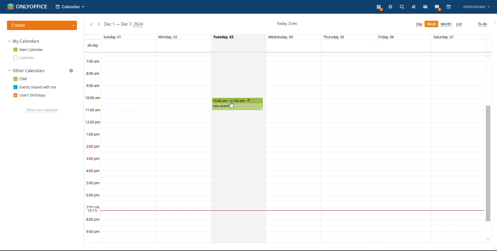 The height and width of the screenshot is (251, 497). Describe the element at coordinates (93, 182) in the screenshot. I see `5:00 pm` at that location.